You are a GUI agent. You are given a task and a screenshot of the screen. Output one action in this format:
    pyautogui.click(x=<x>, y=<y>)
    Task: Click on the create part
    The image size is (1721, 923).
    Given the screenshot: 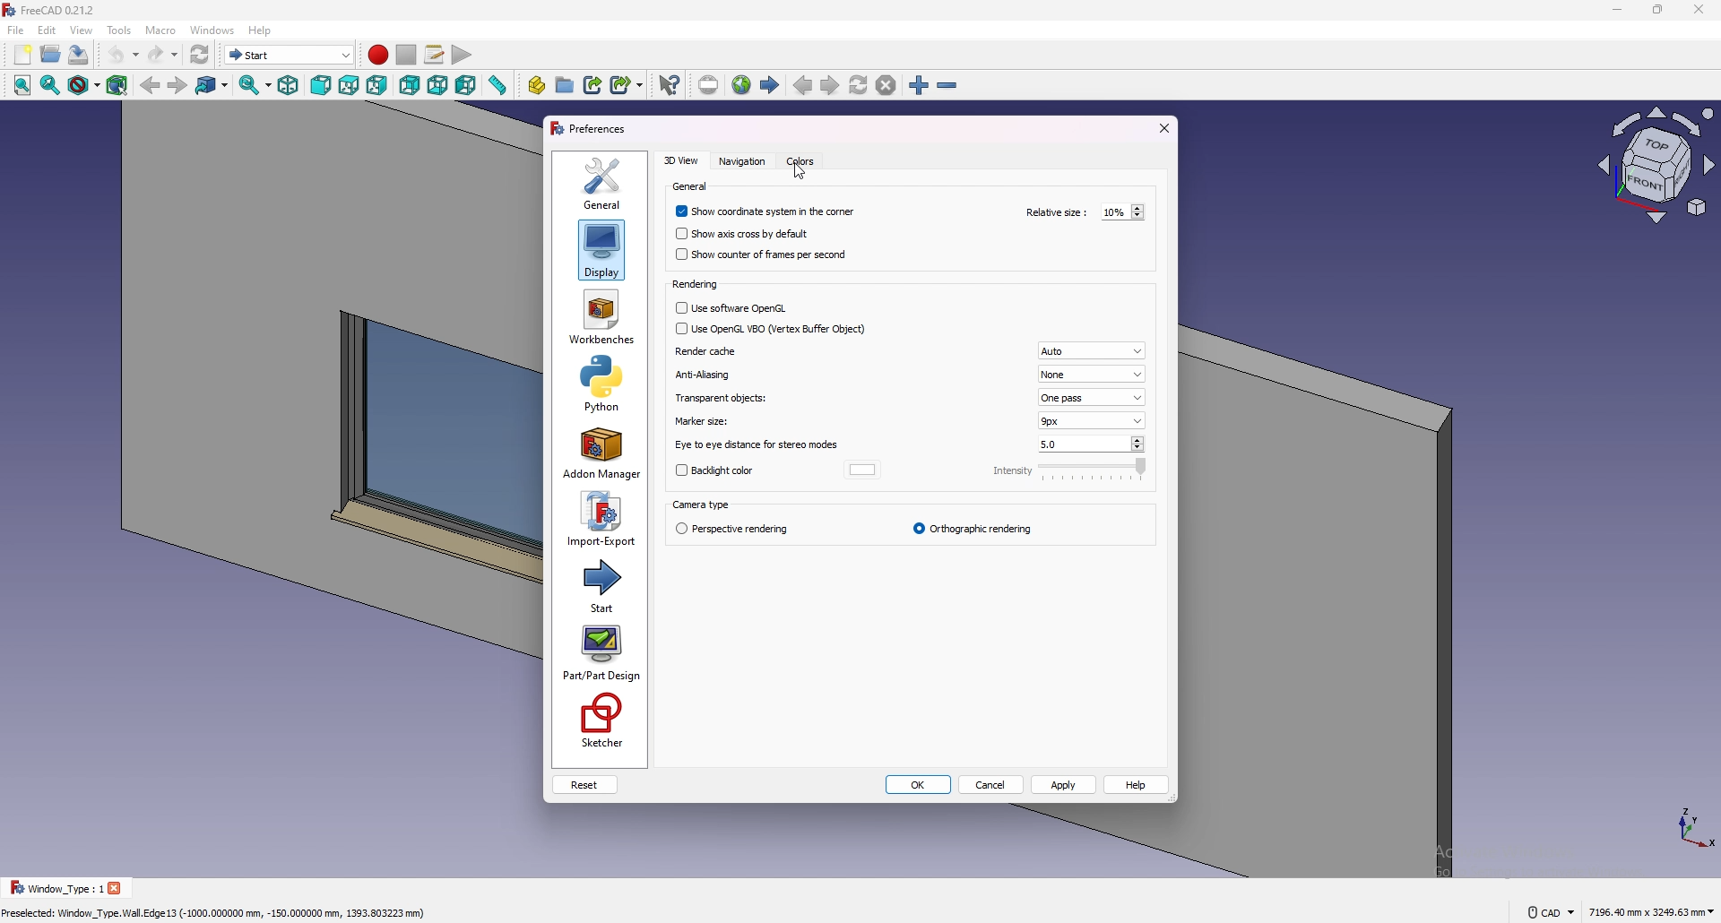 What is the action you would take?
    pyautogui.click(x=537, y=85)
    